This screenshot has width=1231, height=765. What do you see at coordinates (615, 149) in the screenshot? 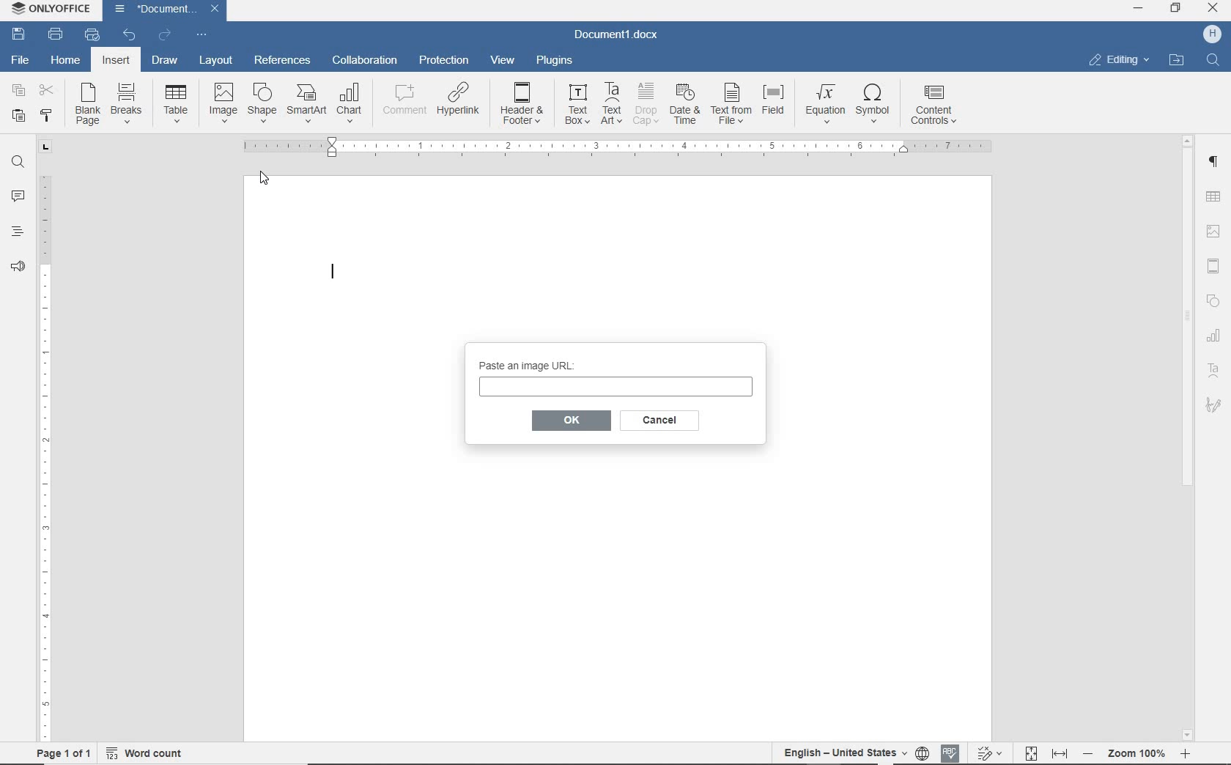
I see `ruler` at bounding box center [615, 149].